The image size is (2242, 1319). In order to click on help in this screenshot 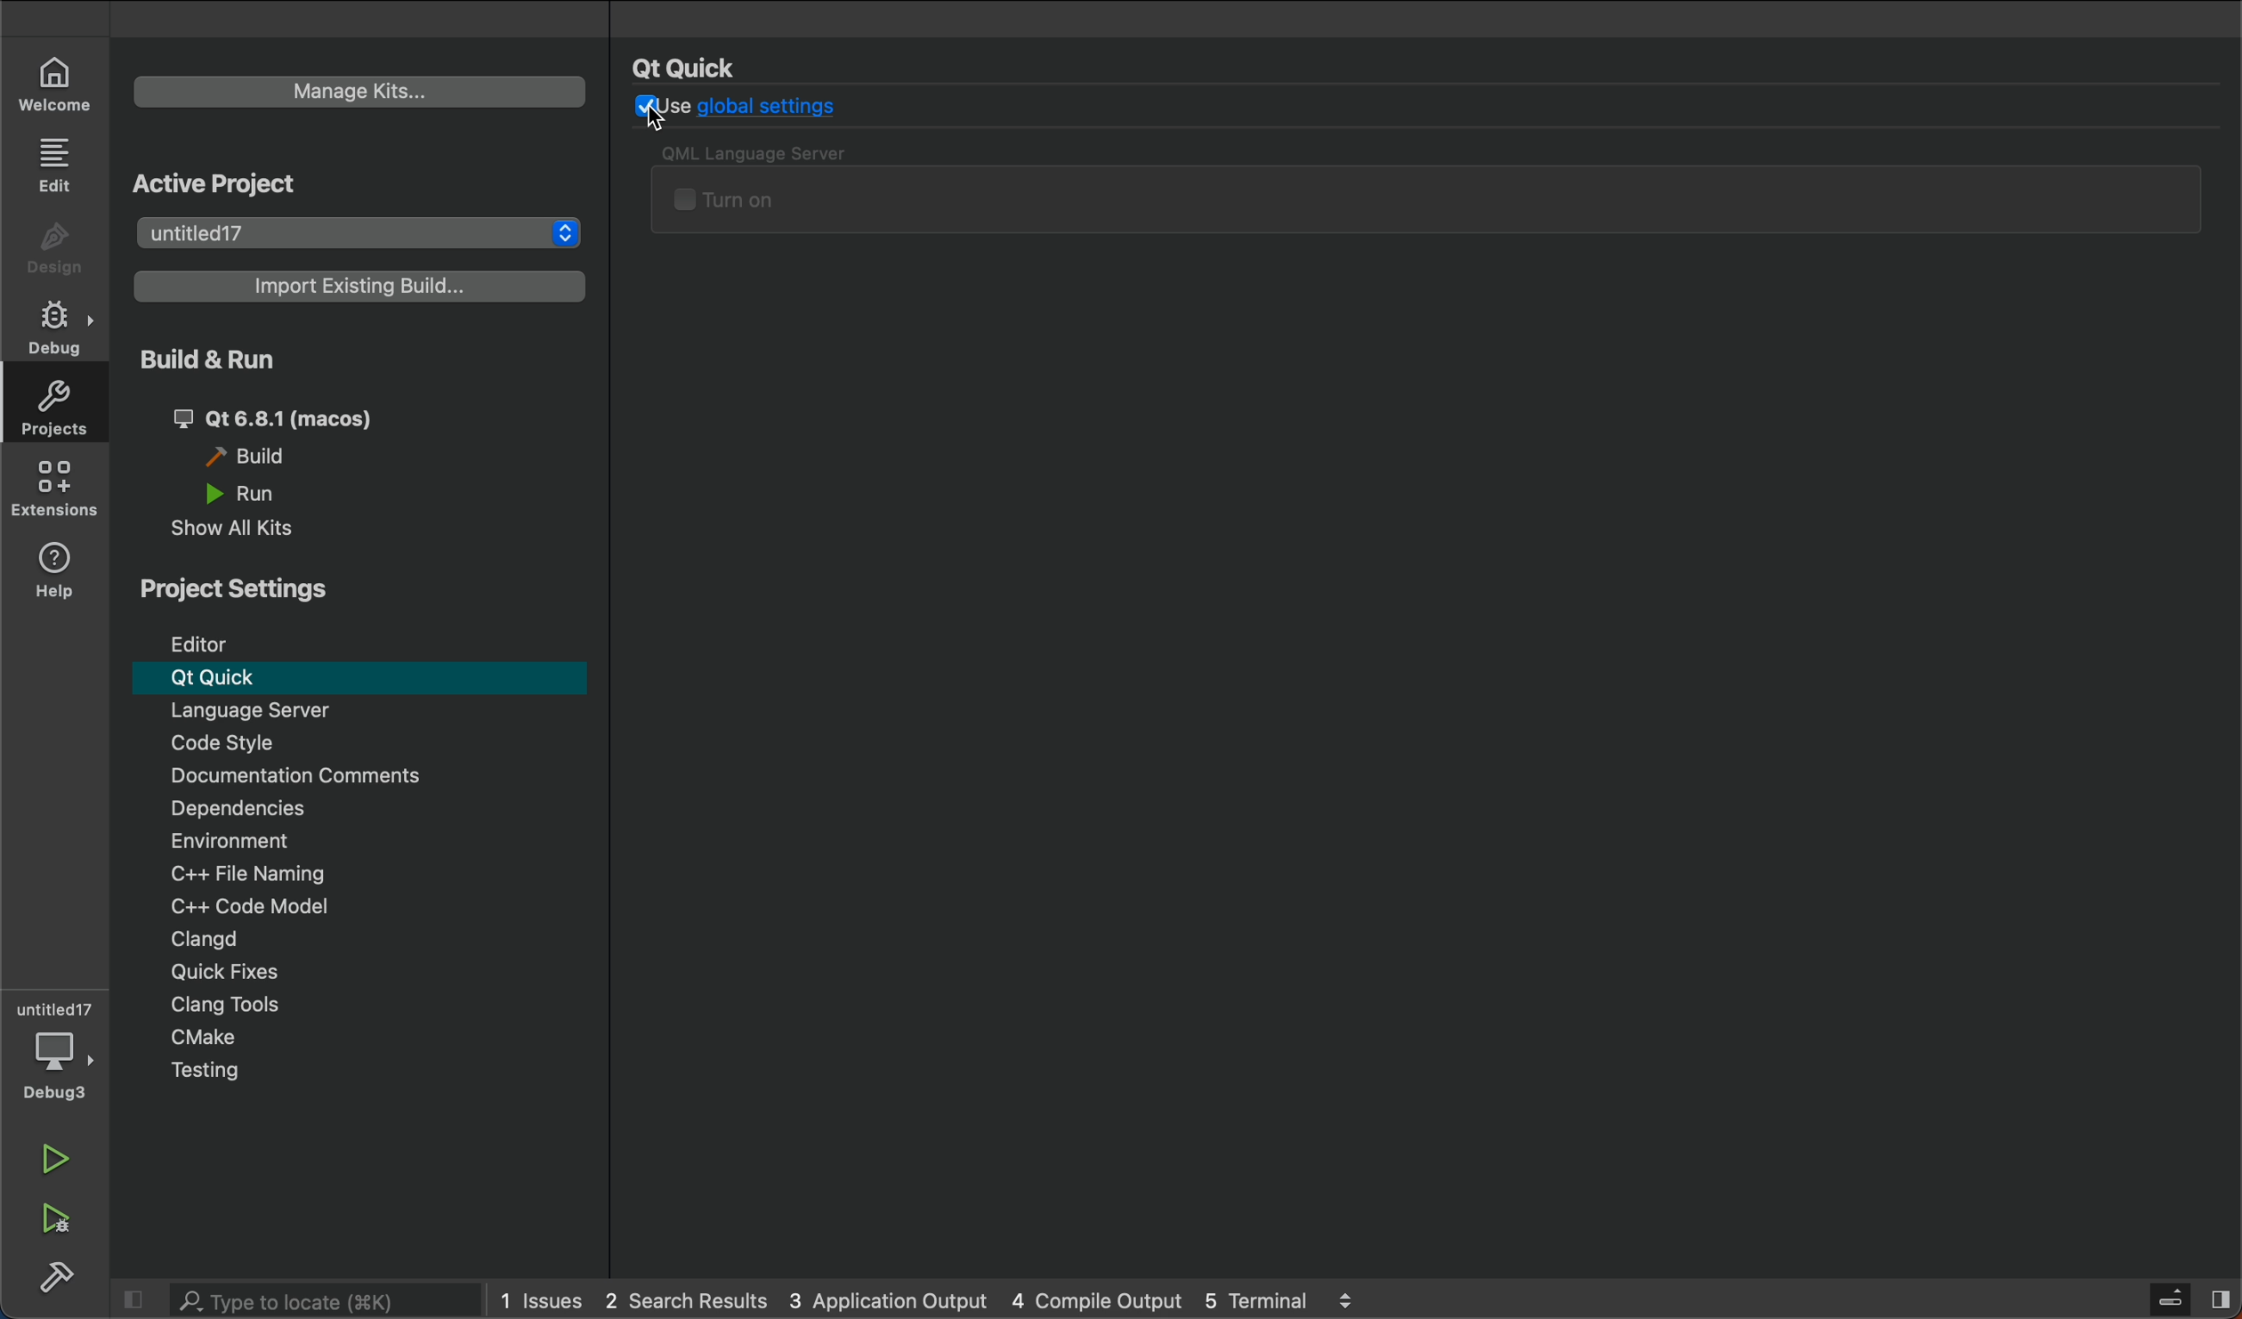, I will do `click(57, 570)`.